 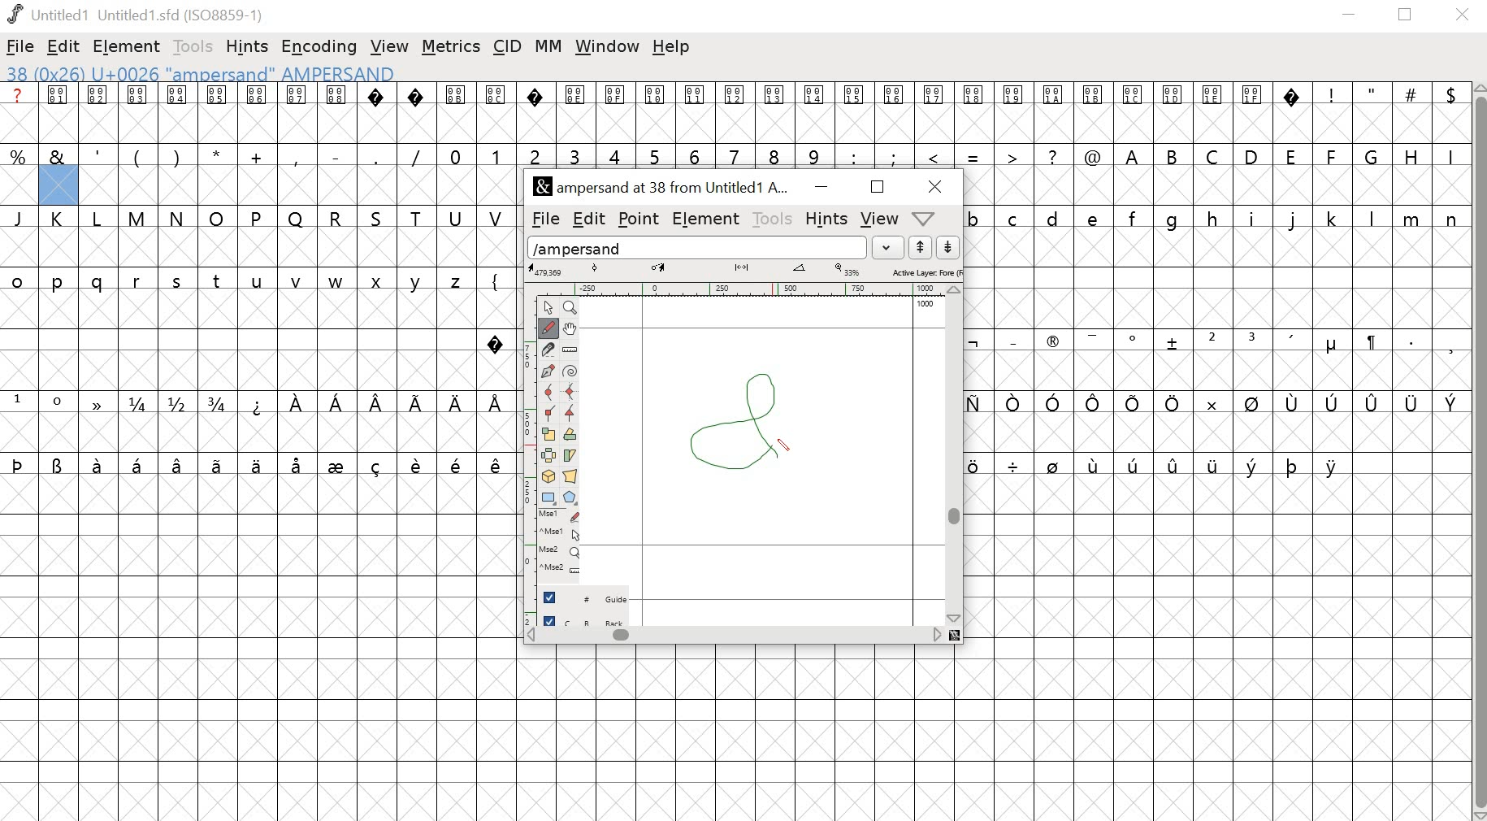 I want to click on %, so click(x=20, y=156).